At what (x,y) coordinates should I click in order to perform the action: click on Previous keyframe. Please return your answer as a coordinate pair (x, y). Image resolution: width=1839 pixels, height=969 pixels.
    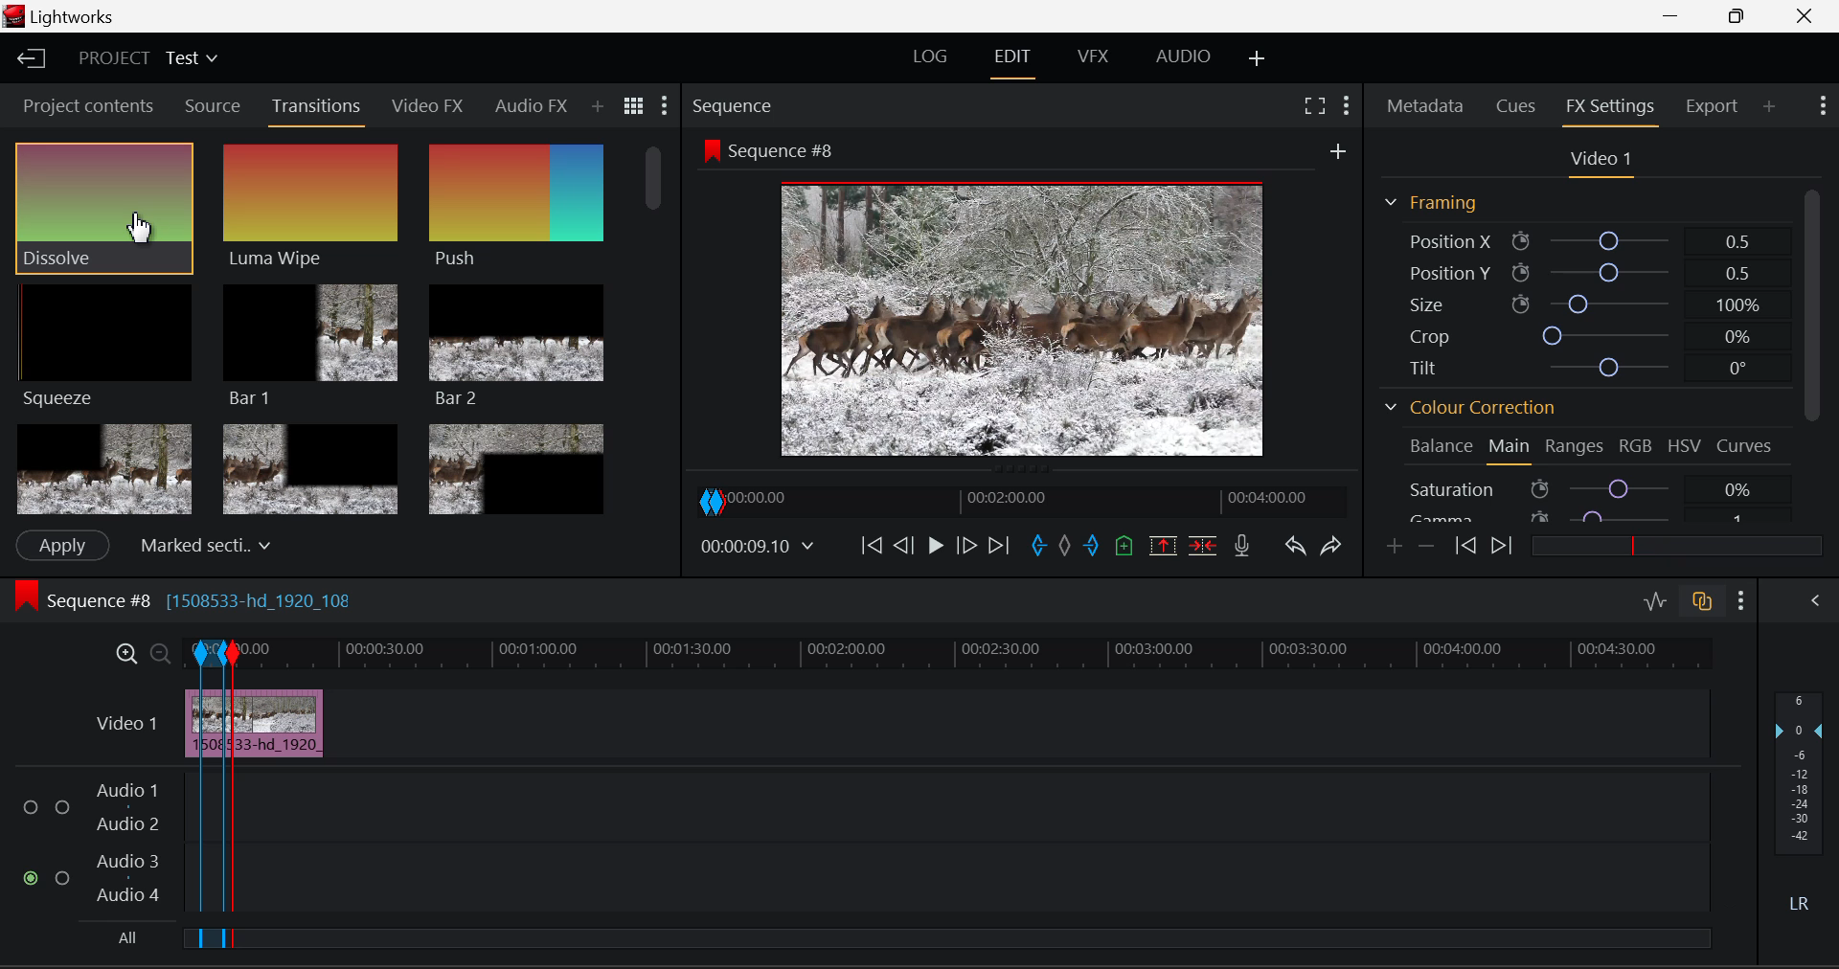
    Looking at the image, I should click on (1464, 546).